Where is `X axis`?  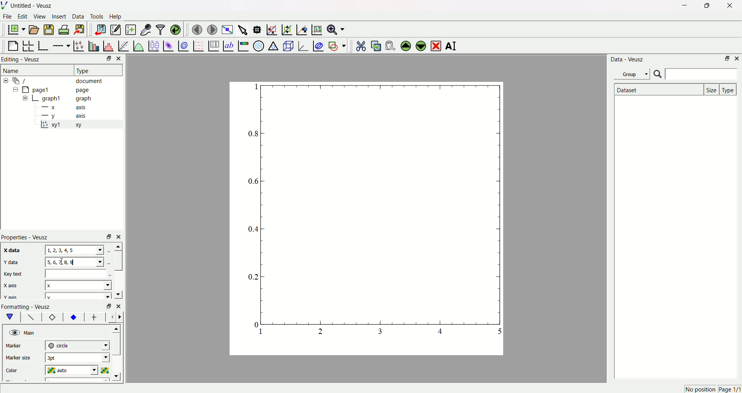 X axis is located at coordinates (14, 286).